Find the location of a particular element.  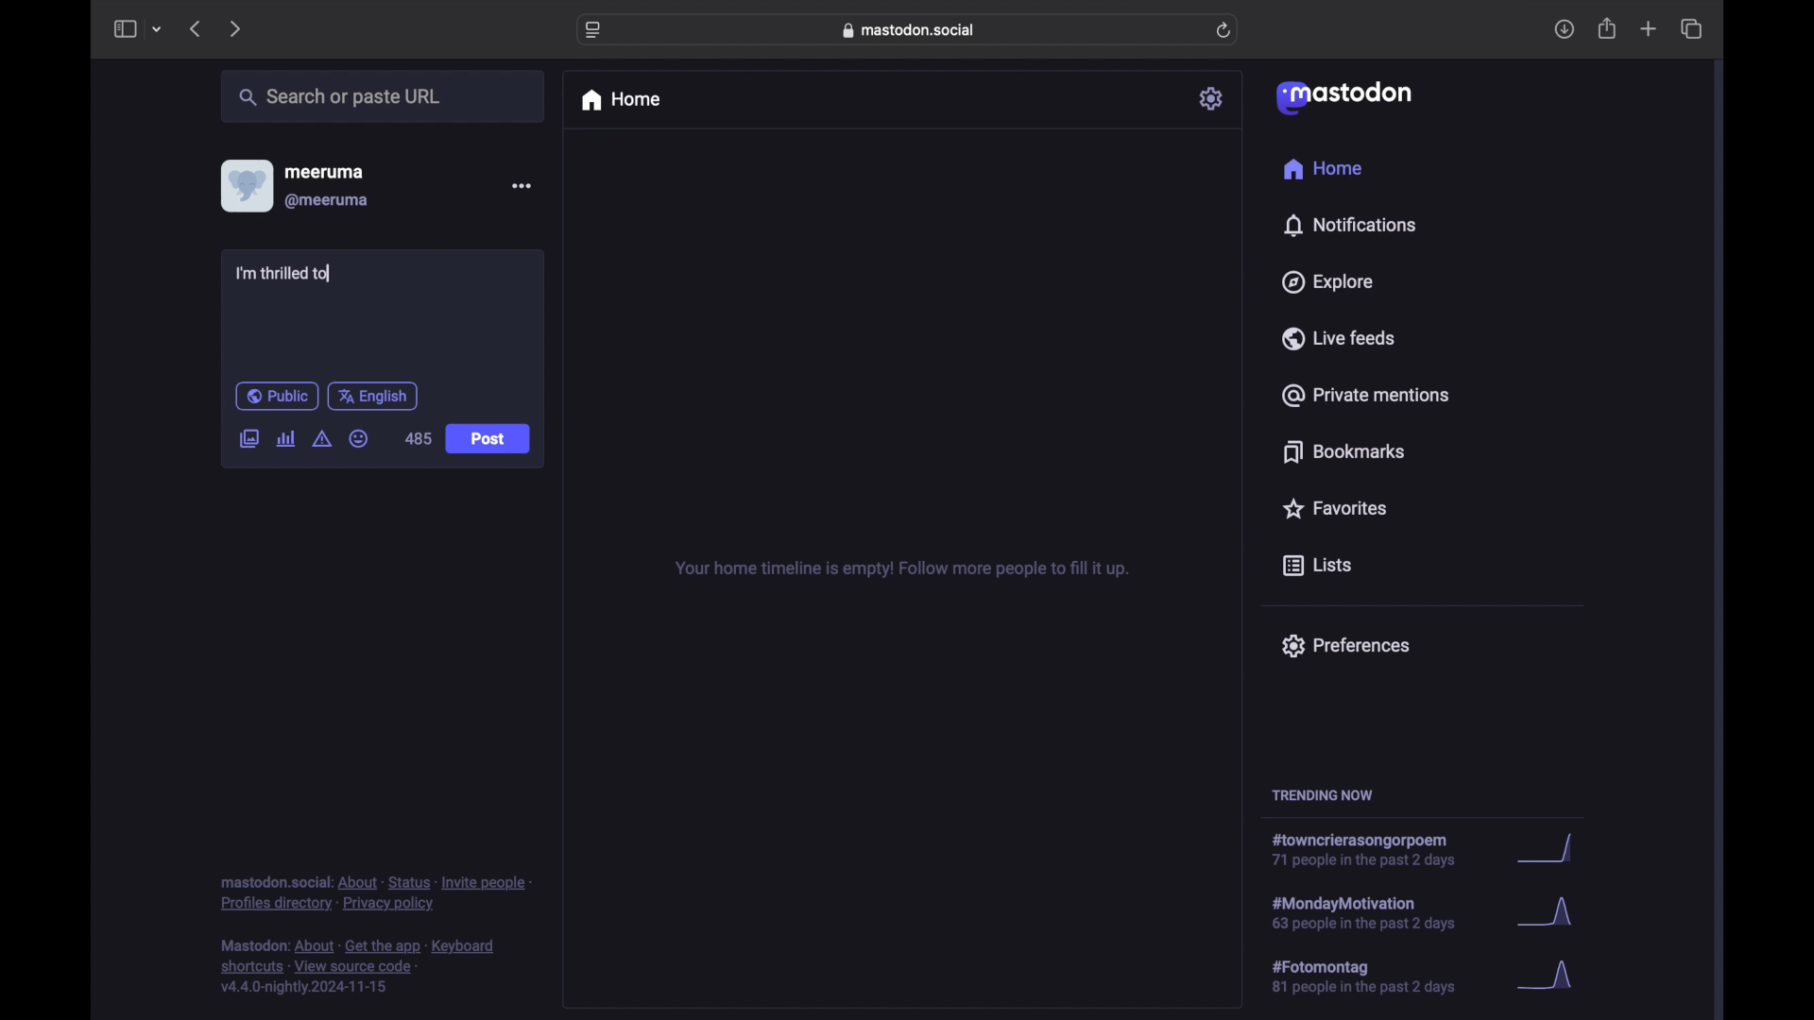

previous is located at coordinates (195, 28).